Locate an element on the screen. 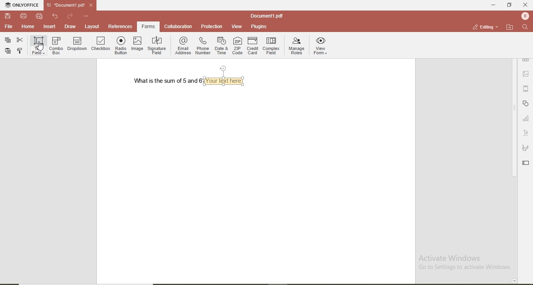  table is located at coordinates (526, 59).